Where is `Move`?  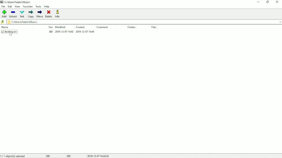 Move is located at coordinates (40, 14).